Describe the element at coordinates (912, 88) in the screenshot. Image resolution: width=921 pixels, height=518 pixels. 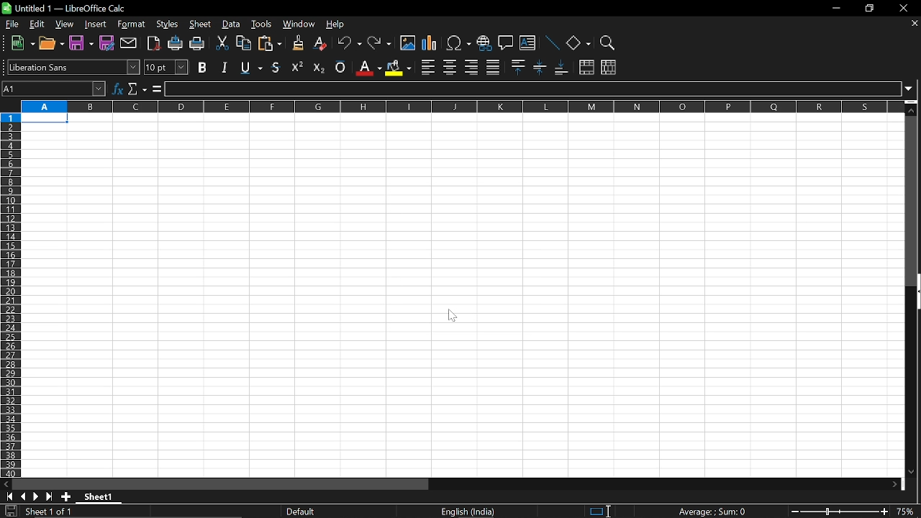
I see `expand formula bar` at that location.